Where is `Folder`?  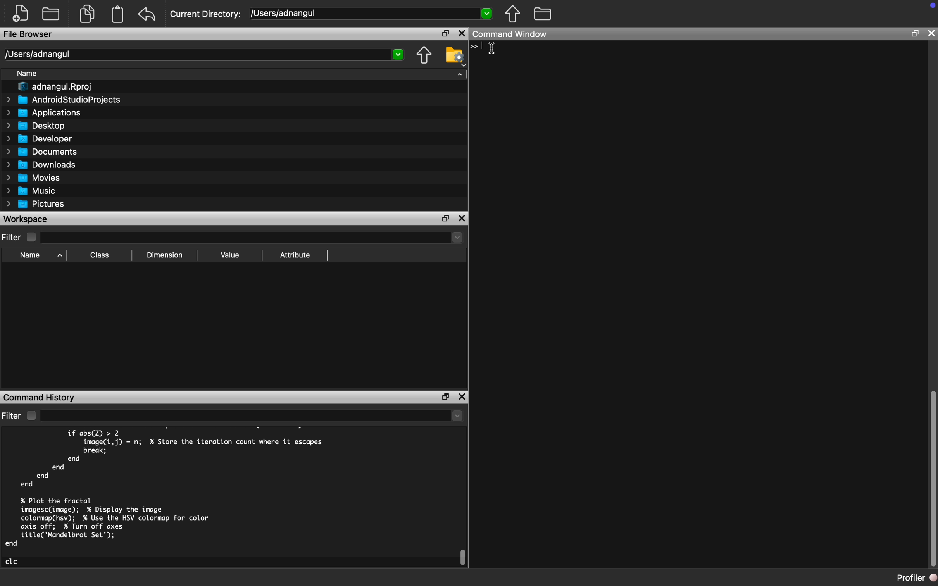 Folder is located at coordinates (542, 14).